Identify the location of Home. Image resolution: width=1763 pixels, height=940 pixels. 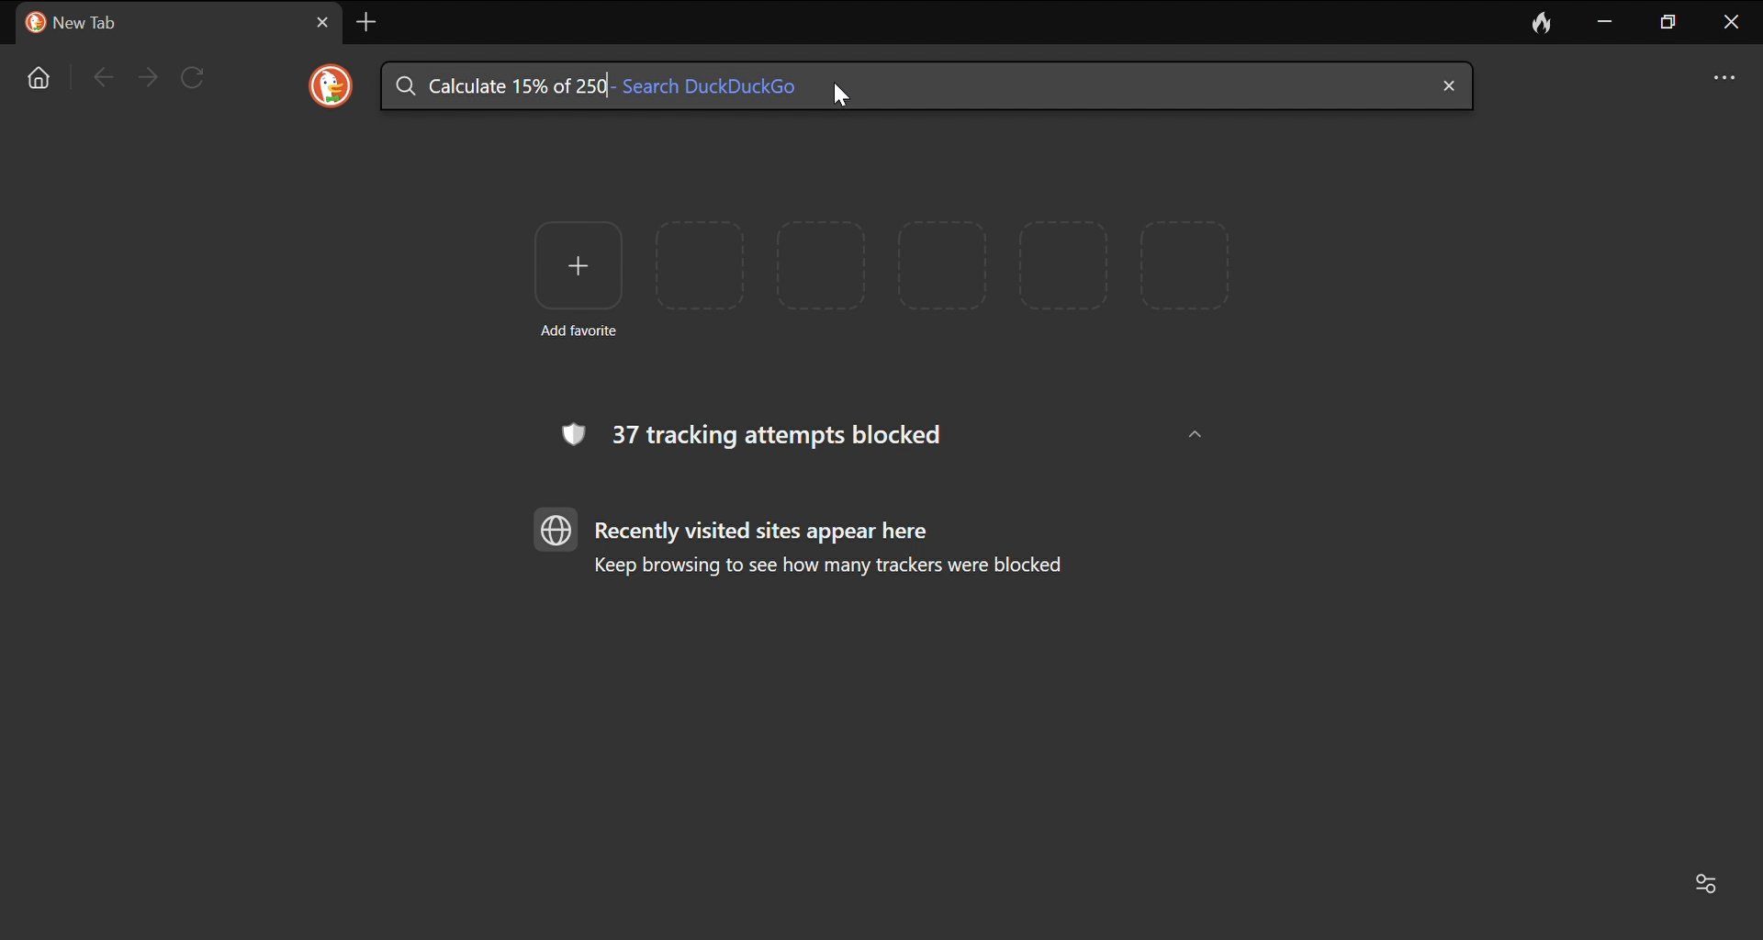
(41, 78).